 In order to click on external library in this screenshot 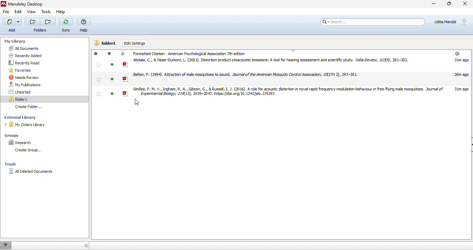, I will do `click(31, 117)`.